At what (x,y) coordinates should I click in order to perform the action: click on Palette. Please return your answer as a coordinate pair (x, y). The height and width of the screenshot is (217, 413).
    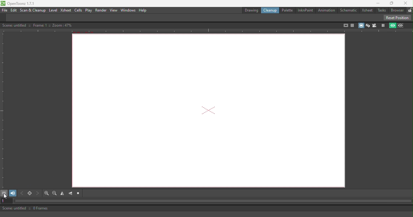
    Looking at the image, I should click on (287, 10).